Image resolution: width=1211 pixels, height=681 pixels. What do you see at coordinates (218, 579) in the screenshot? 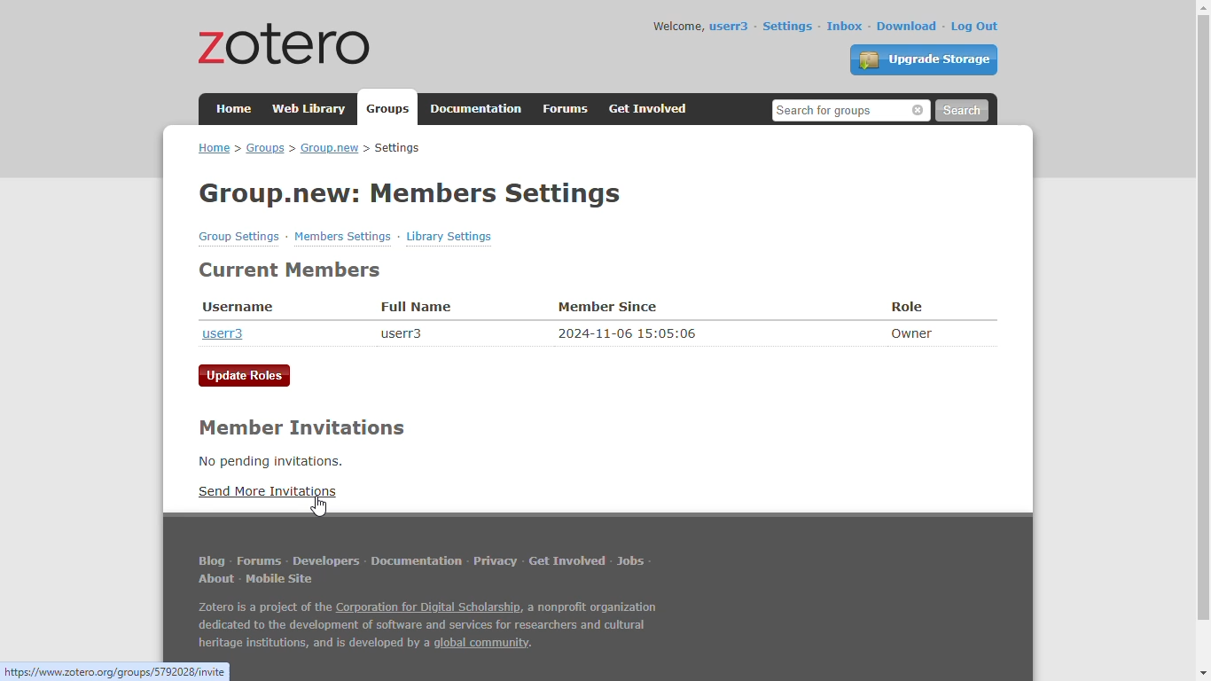
I see `about` at bounding box center [218, 579].